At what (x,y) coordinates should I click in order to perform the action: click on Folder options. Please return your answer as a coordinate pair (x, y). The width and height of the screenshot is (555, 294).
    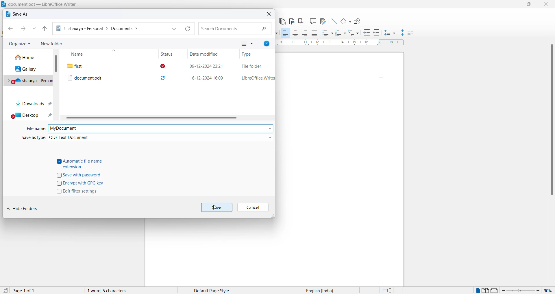
    Looking at the image, I should click on (176, 29).